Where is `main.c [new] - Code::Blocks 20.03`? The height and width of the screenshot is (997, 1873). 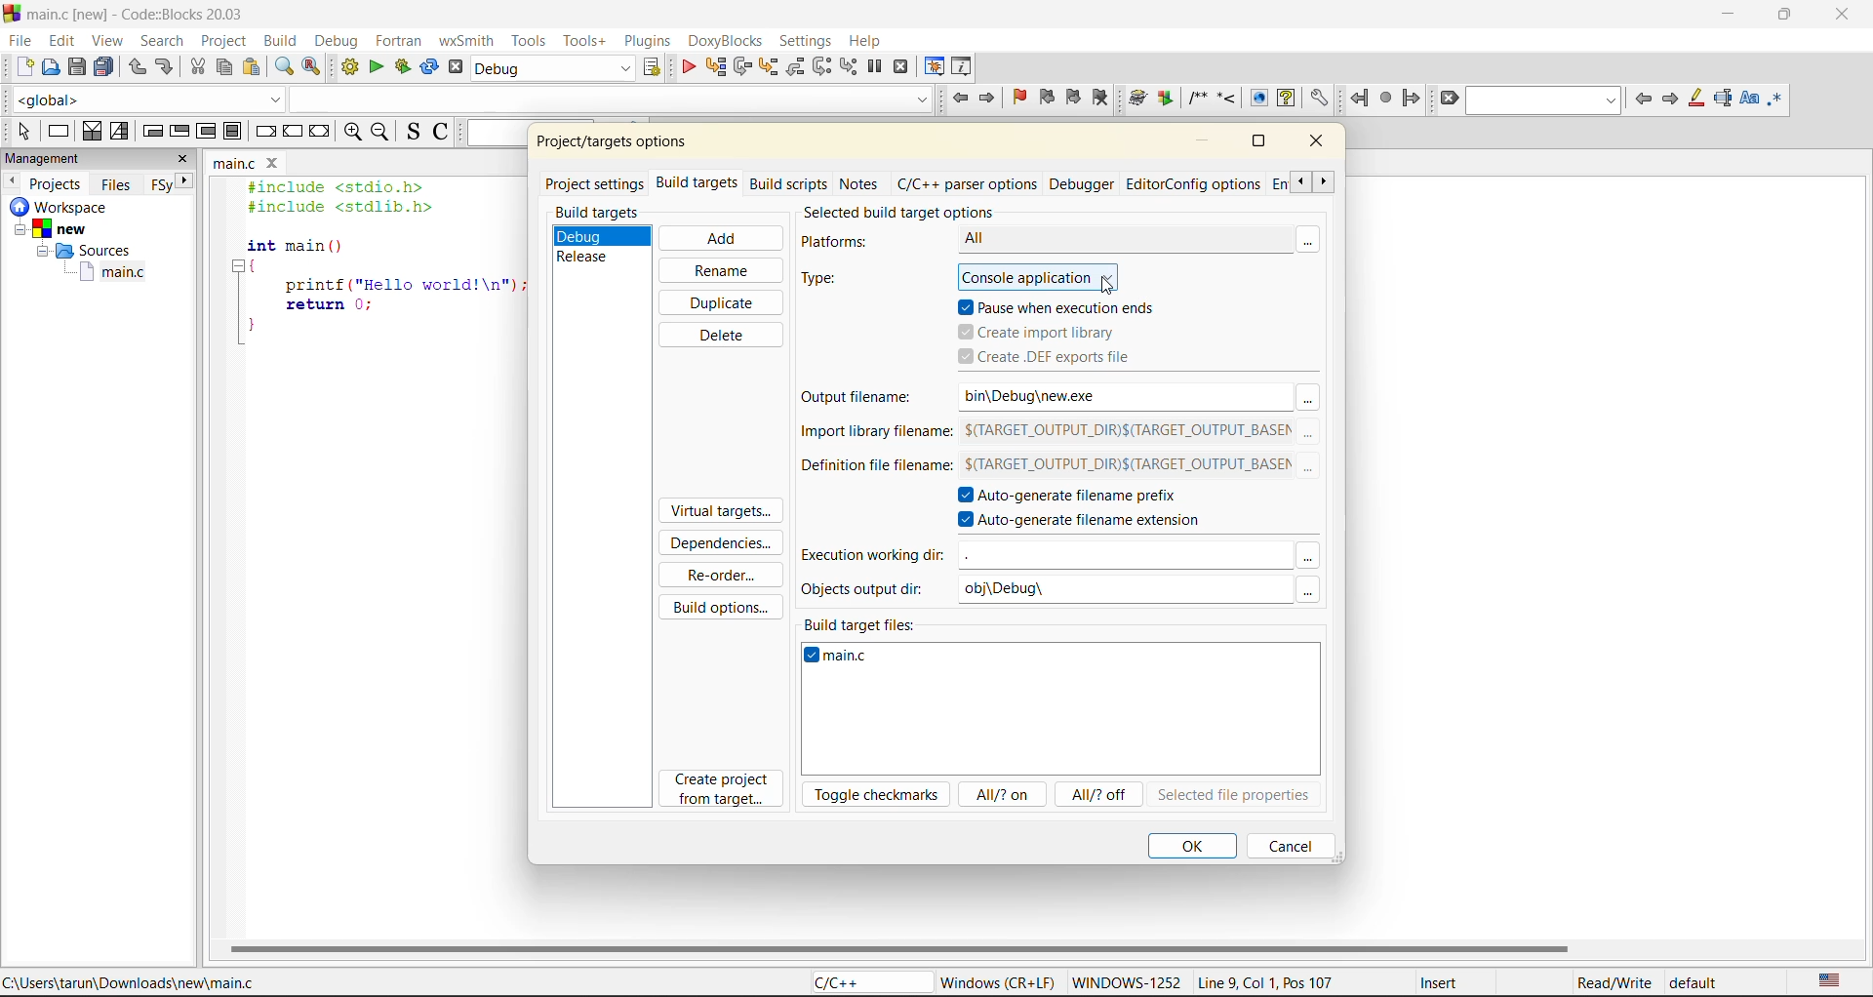
main.c [new] - Code::Blocks 20.03 is located at coordinates (140, 13).